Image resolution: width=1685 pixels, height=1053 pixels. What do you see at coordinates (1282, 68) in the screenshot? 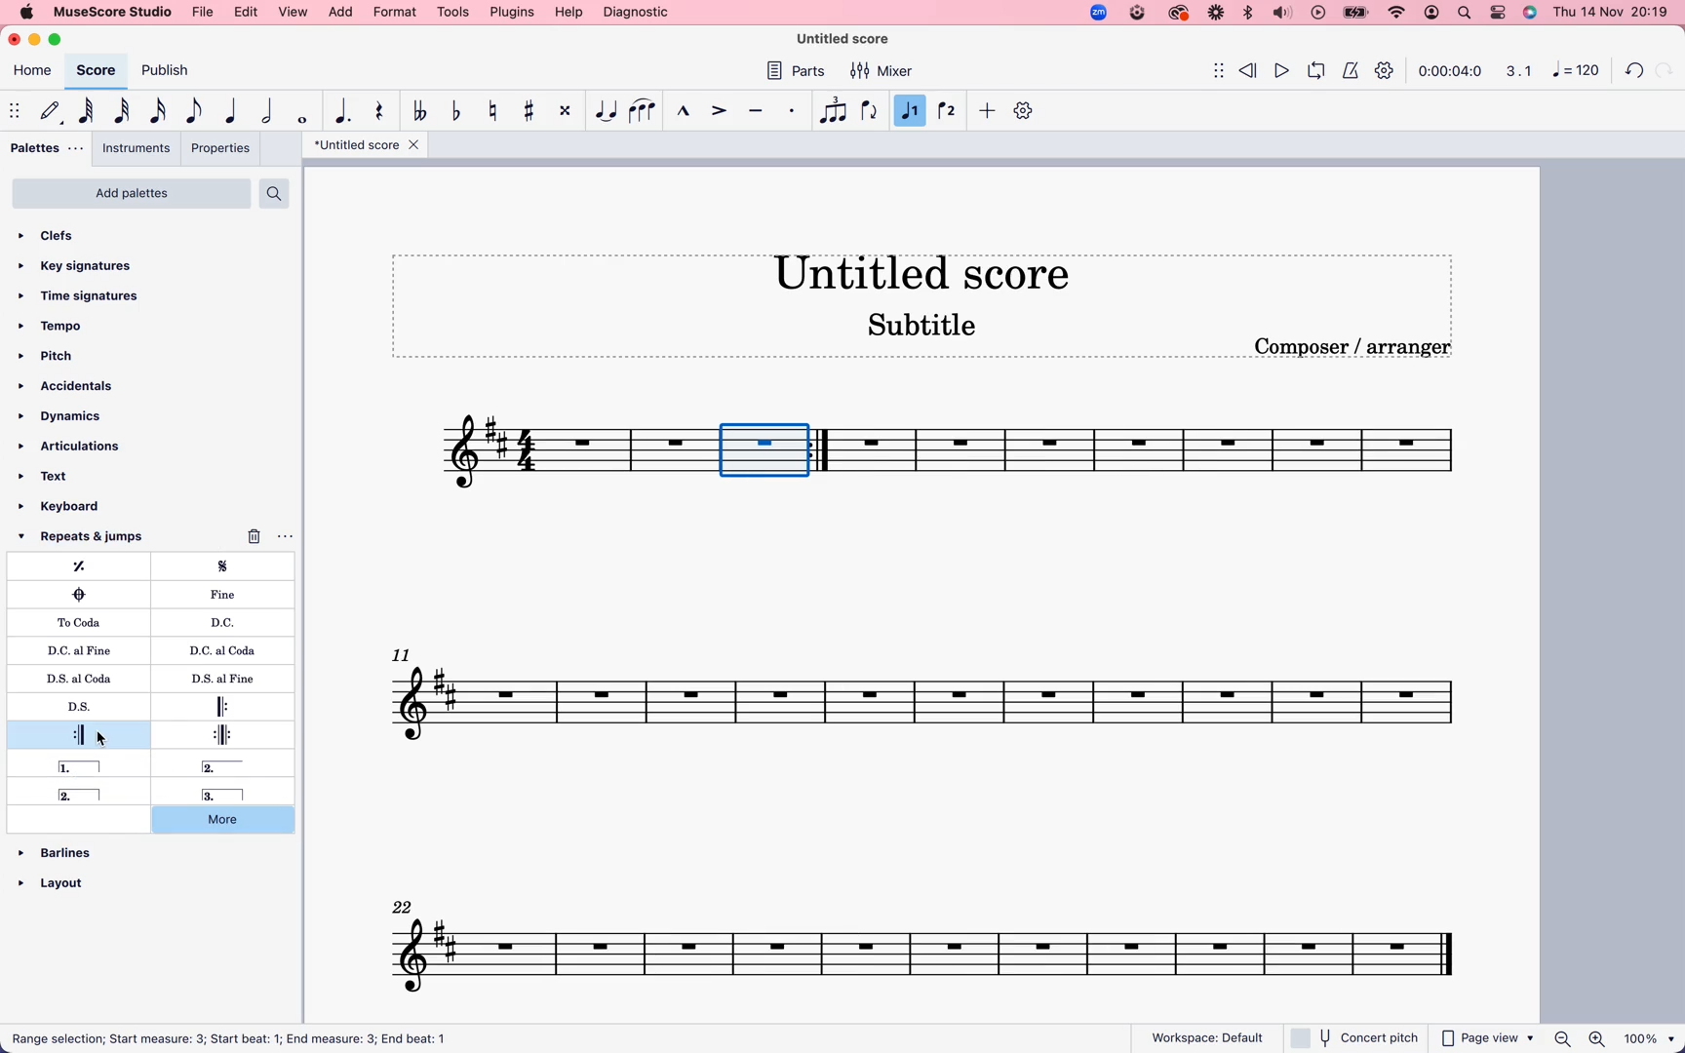
I see `play` at bounding box center [1282, 68].